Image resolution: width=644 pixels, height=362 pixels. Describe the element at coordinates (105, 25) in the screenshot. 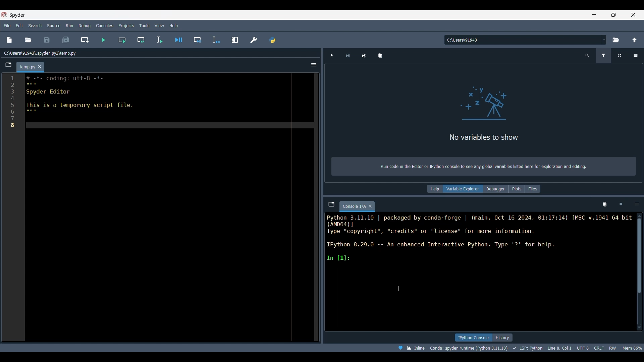

I see `Consoles menu` at that location.